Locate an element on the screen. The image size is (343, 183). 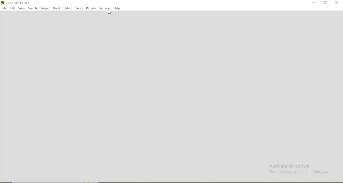
Close is located at coordinates (337, 3).